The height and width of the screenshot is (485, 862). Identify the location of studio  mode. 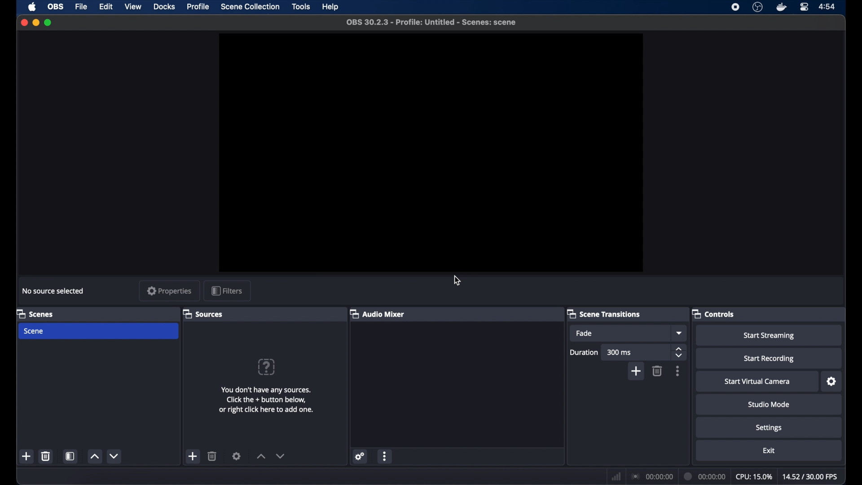
(768, 404).